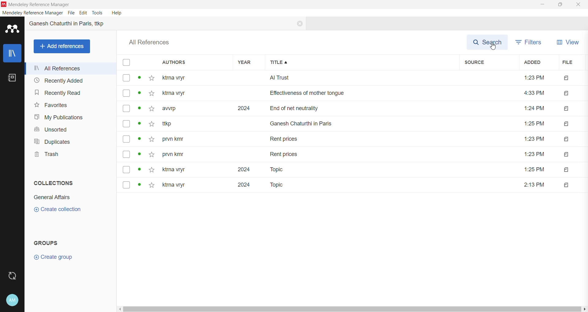 This screenshot has height=312, width=588. Describe the element at coordinates (32, 13) in the screenshot. I see `Mendeley Reference Manager` at that location.